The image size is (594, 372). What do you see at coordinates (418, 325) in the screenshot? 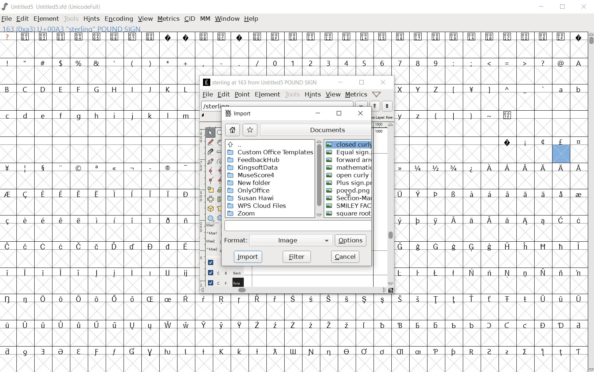
I see `Symbol` at bounding box center [418, 325].